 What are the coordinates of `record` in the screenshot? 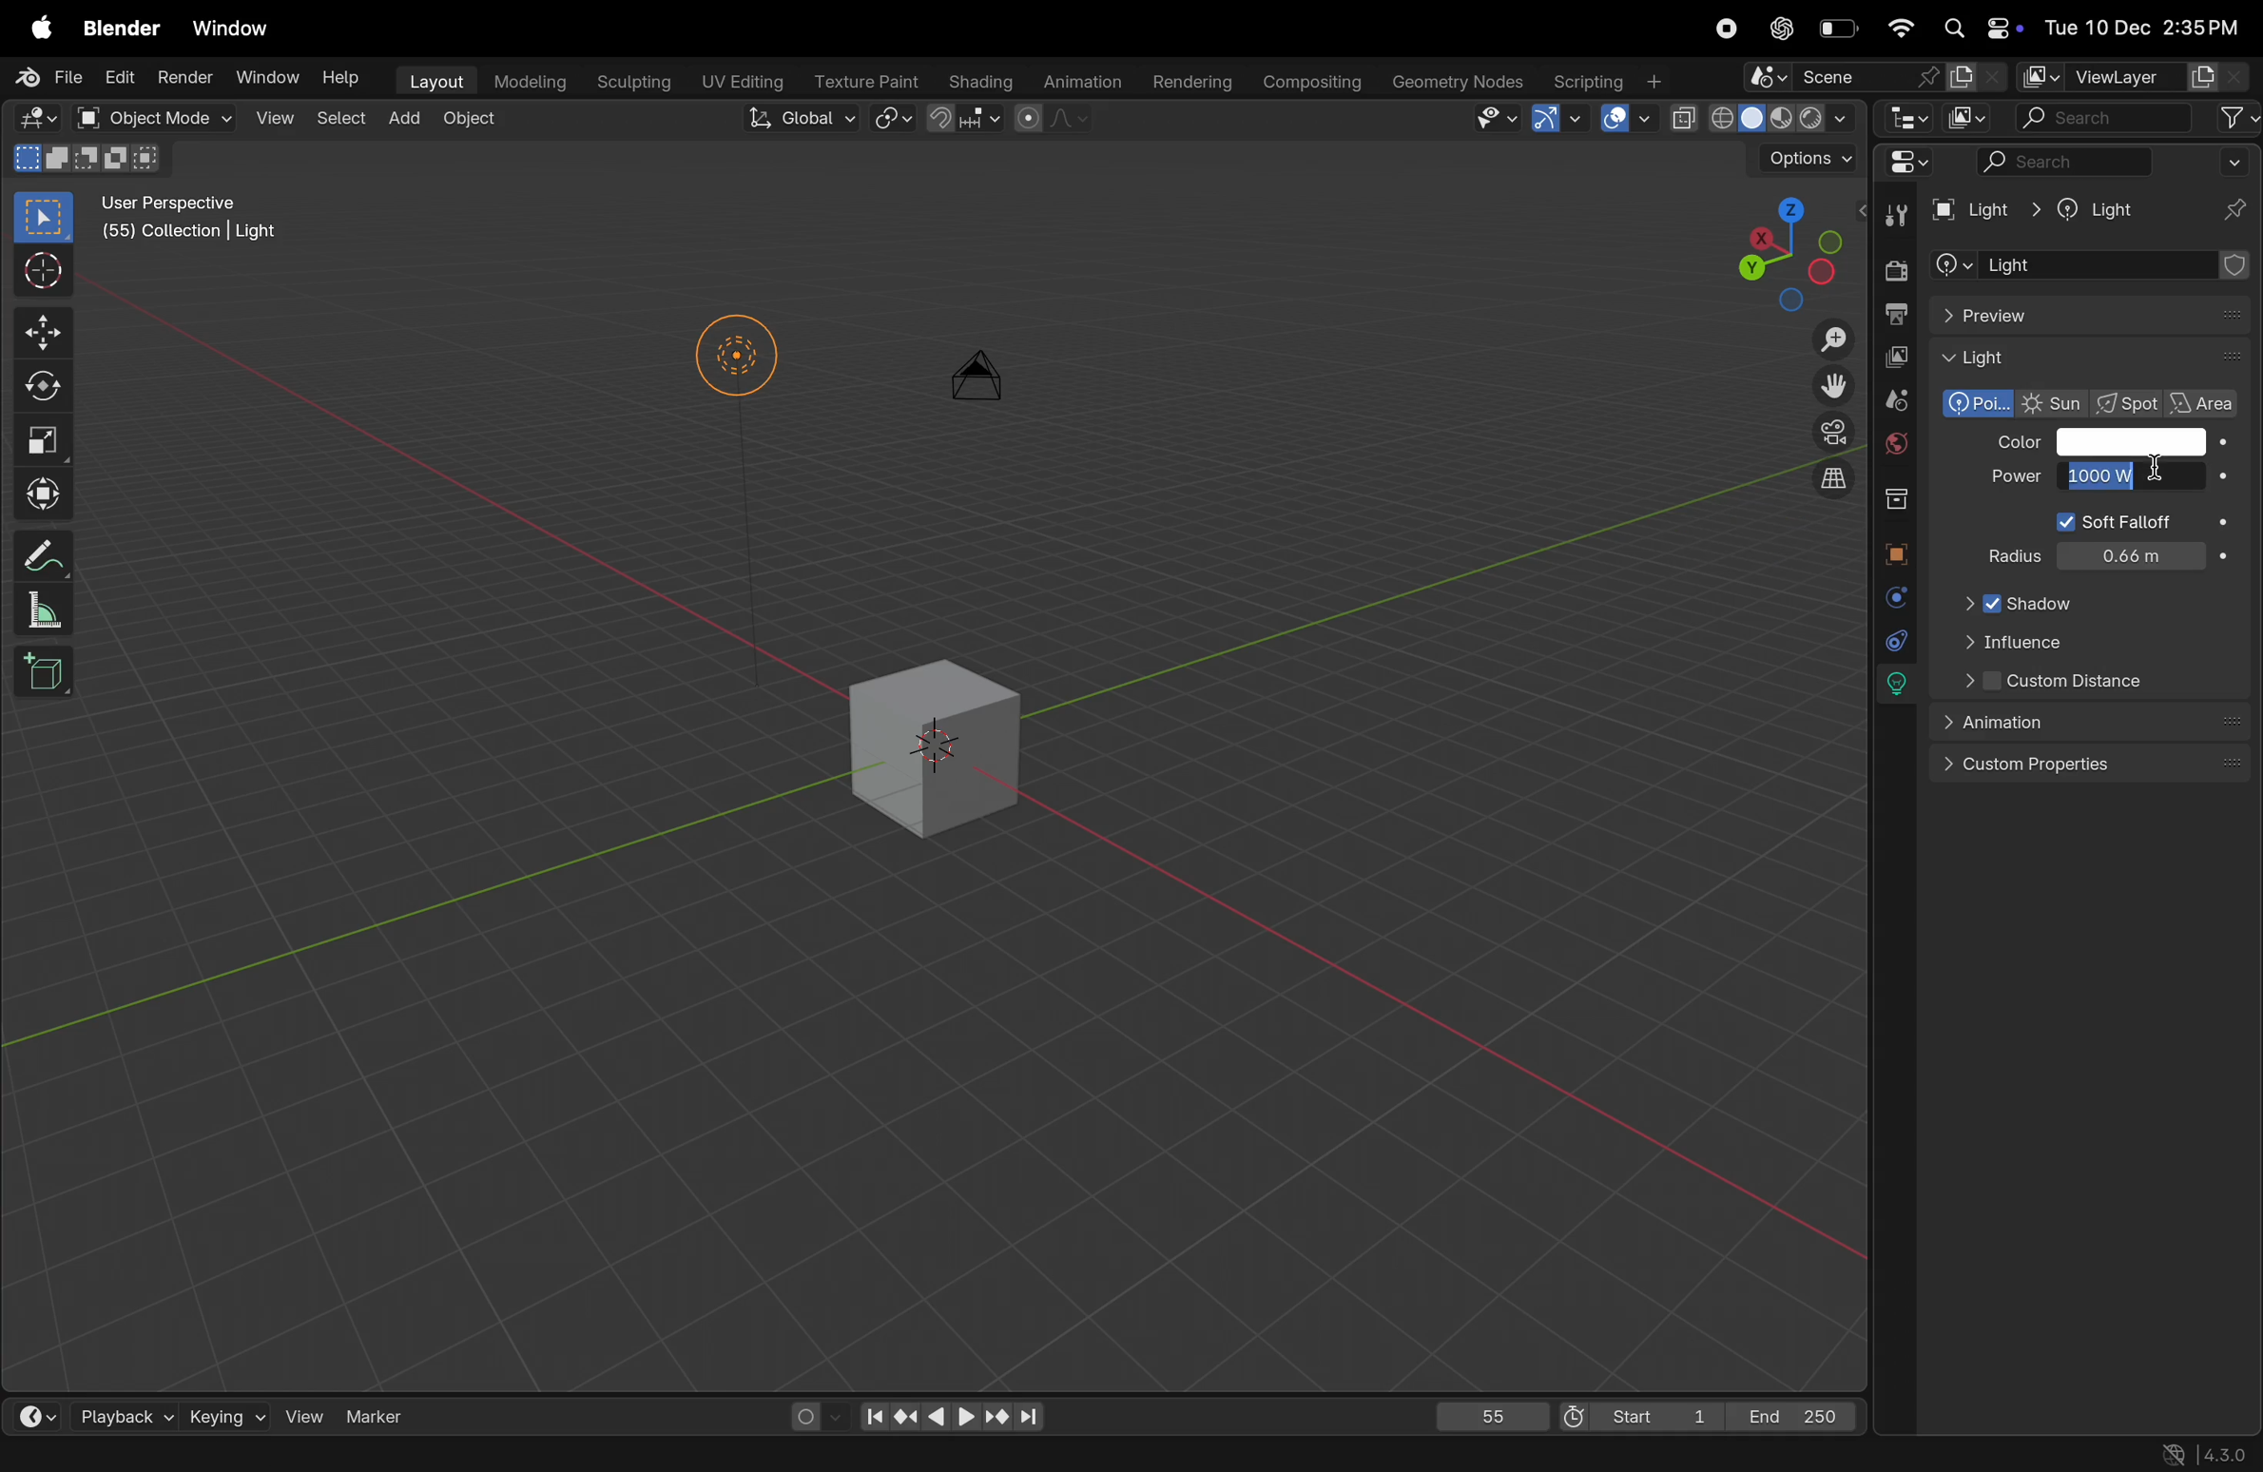 It's located at (1726, 29).